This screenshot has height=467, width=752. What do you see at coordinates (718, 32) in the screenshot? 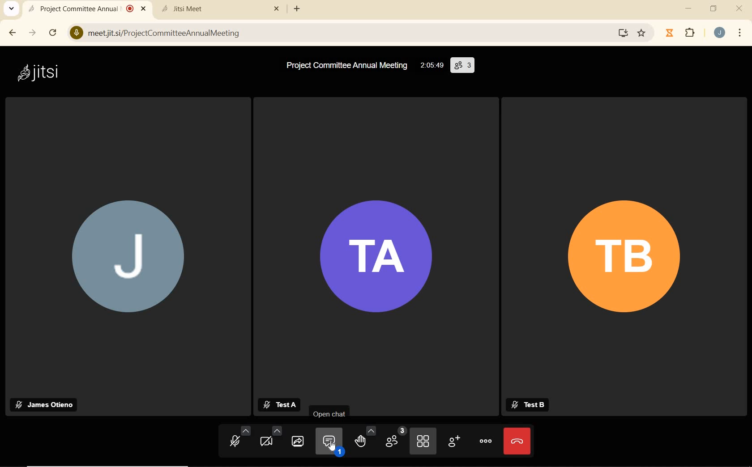
I see `account` at bounding box center [718, 32].